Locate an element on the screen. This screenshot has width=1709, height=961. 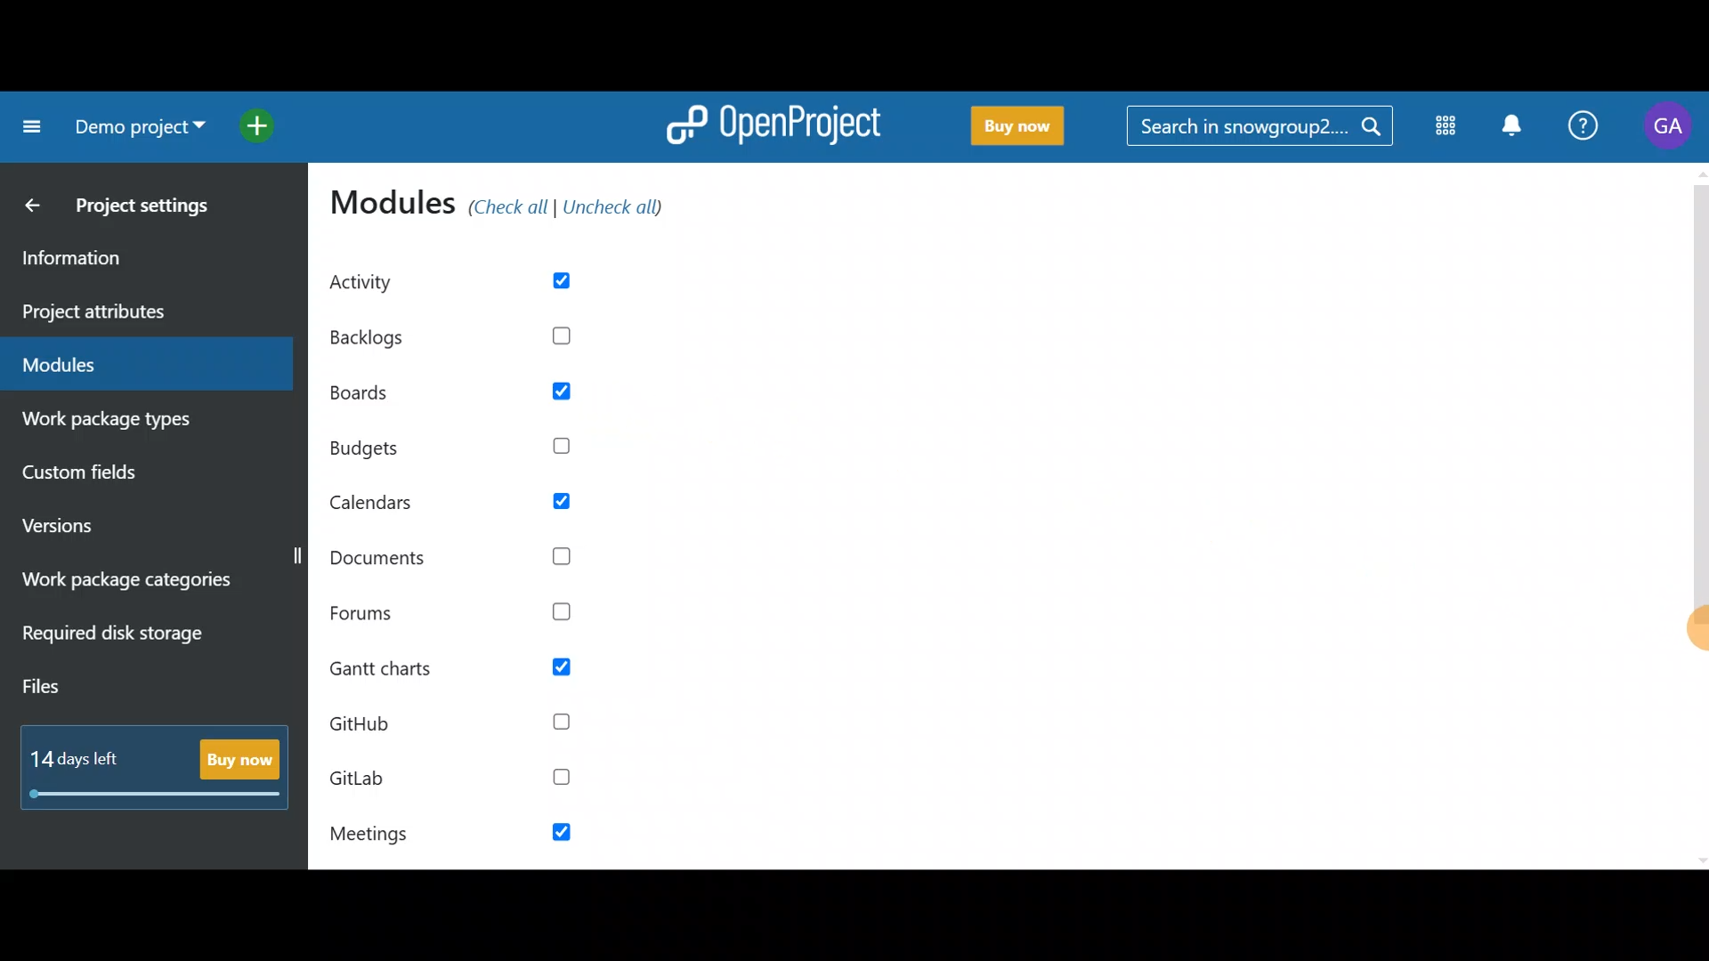
Collapse project menu is located at coordinates (28, 130).